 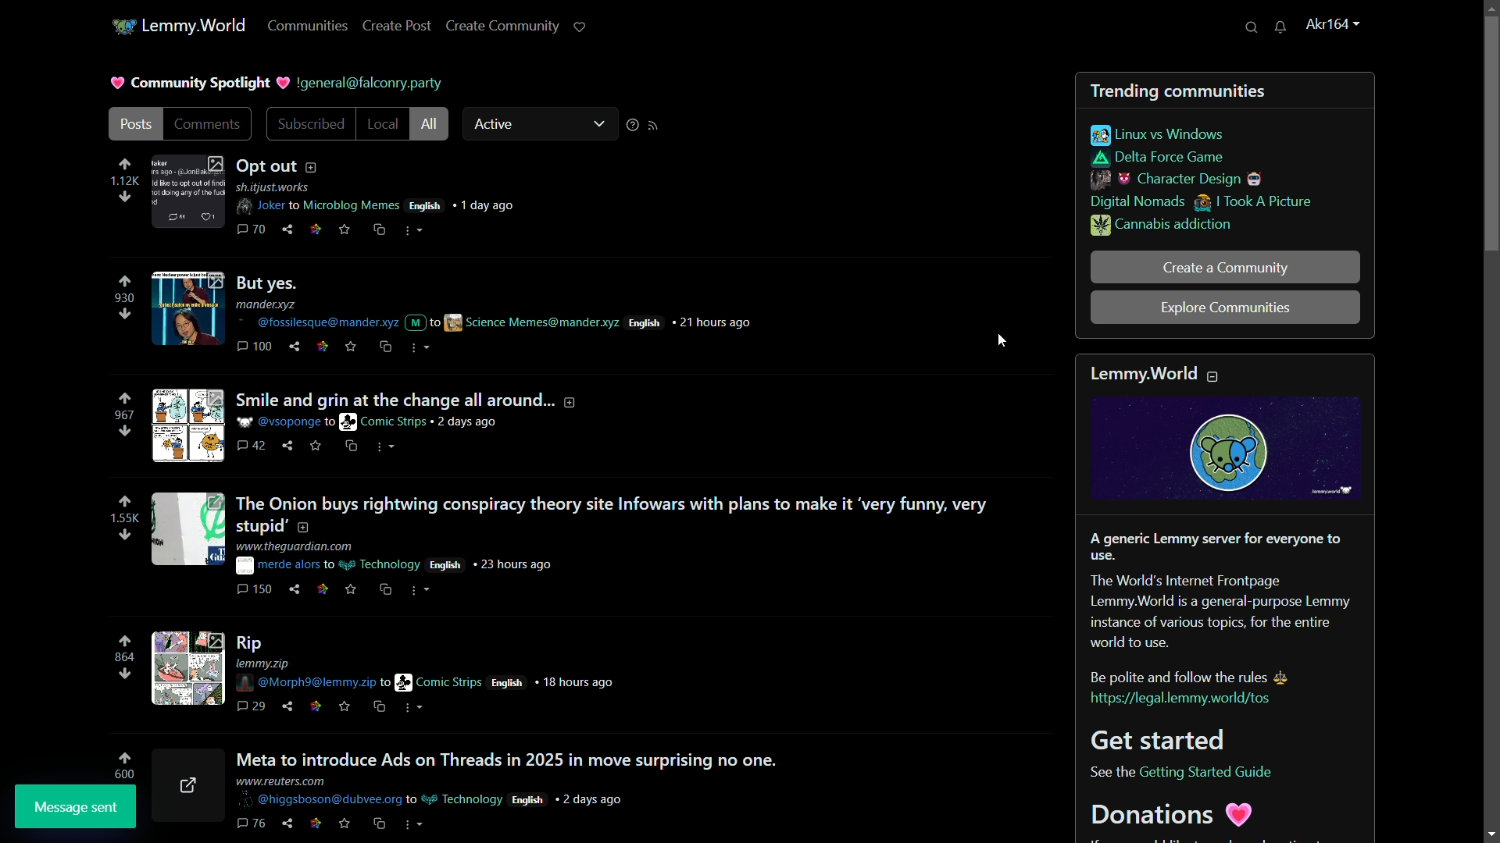 I want to click on downvote, so click(x=126, y=432).